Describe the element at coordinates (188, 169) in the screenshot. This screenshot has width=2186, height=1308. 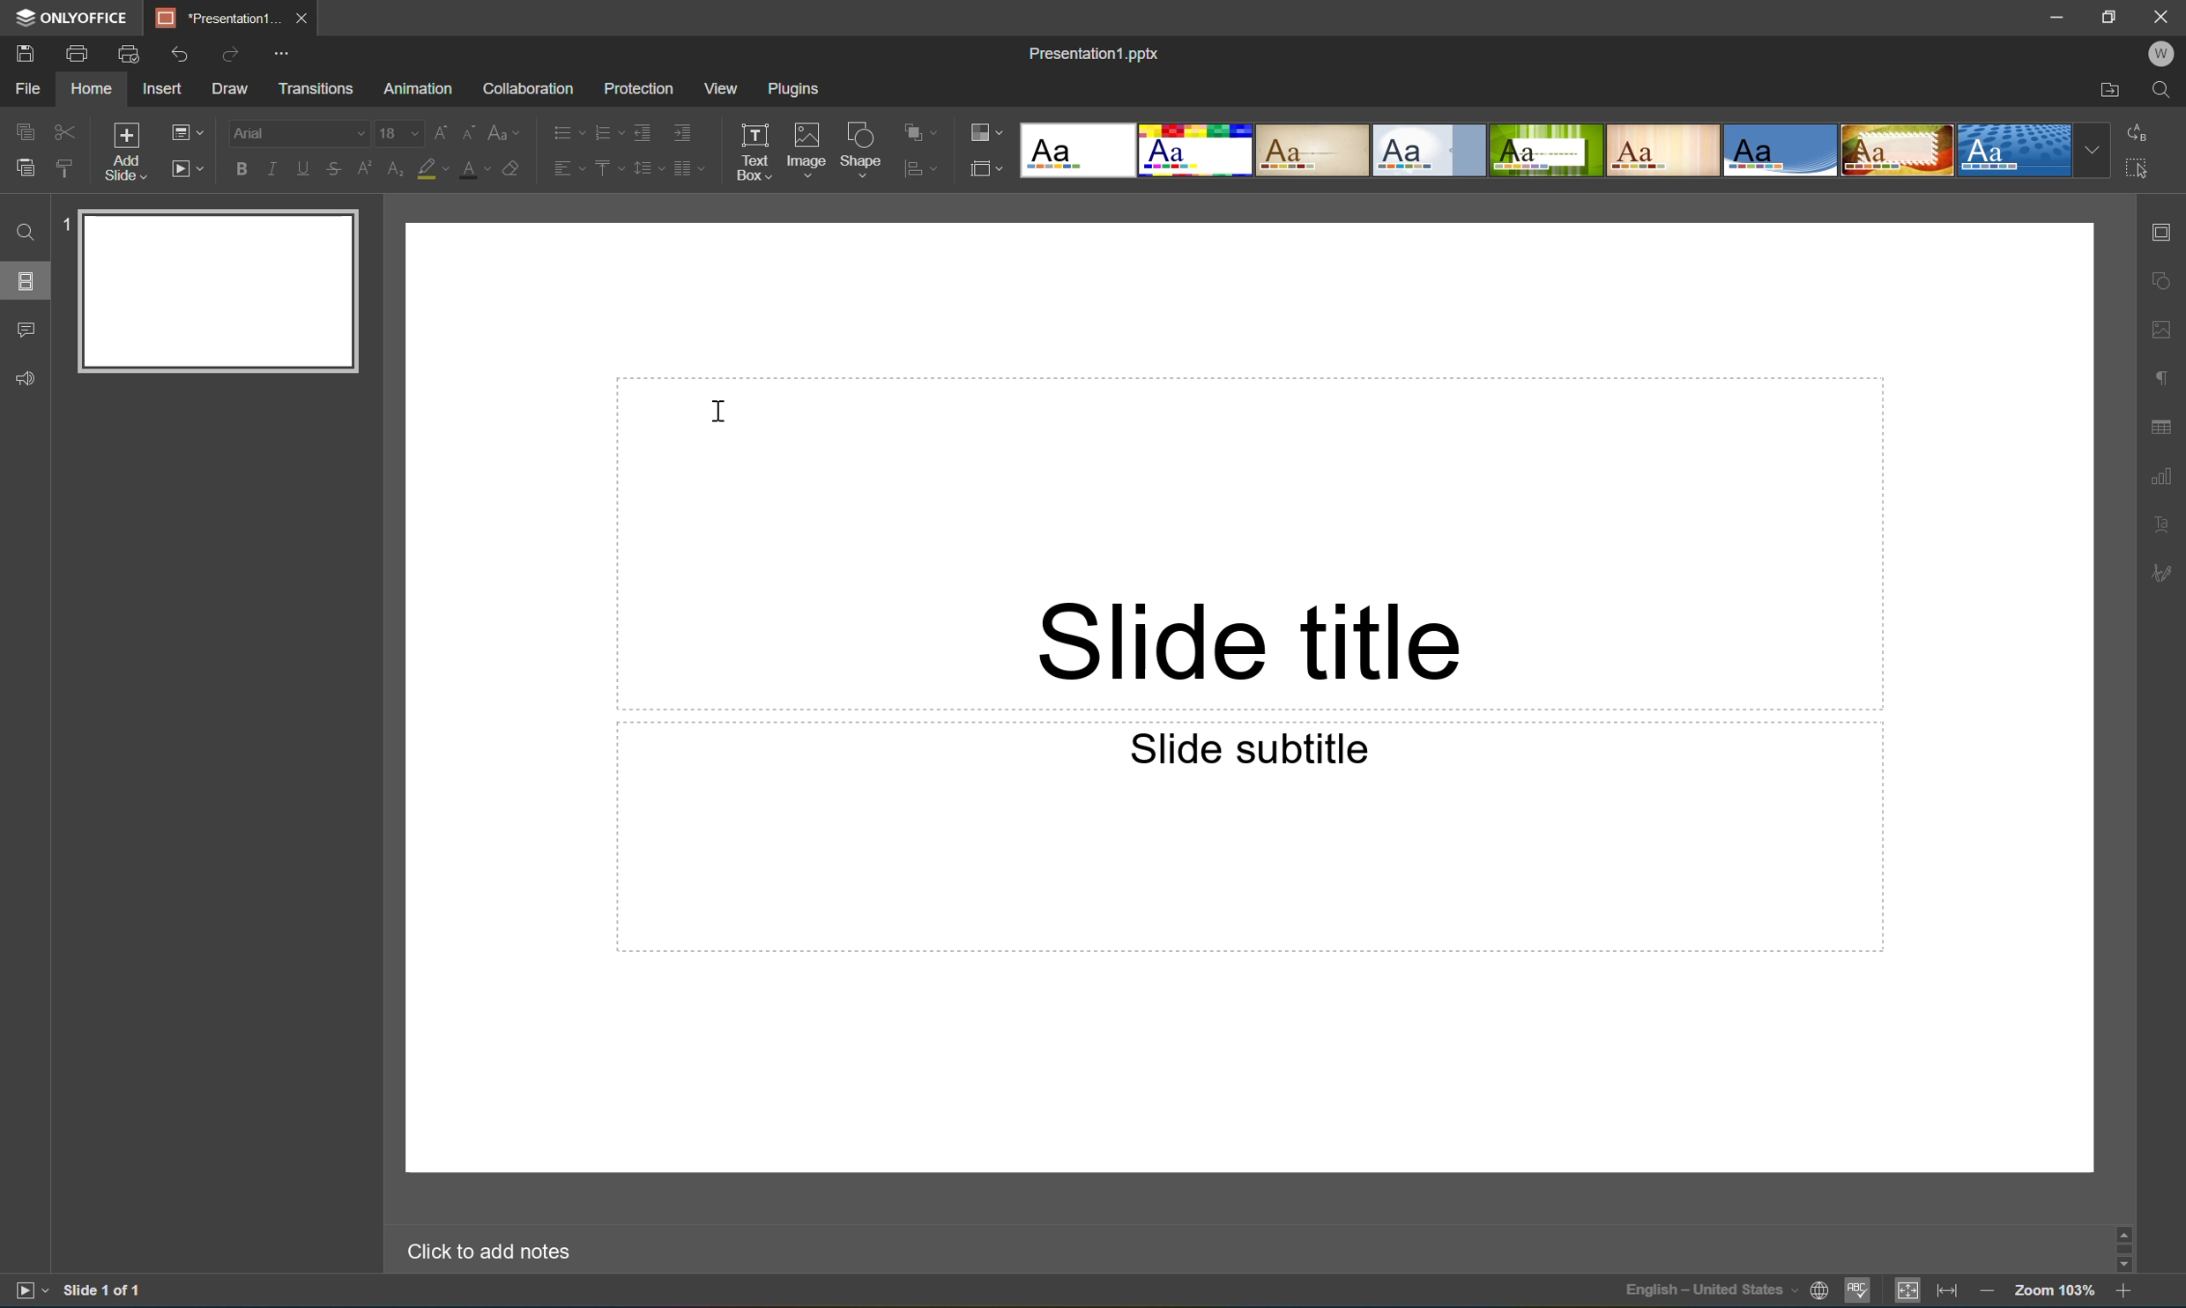
I see `Slide show` at that location.